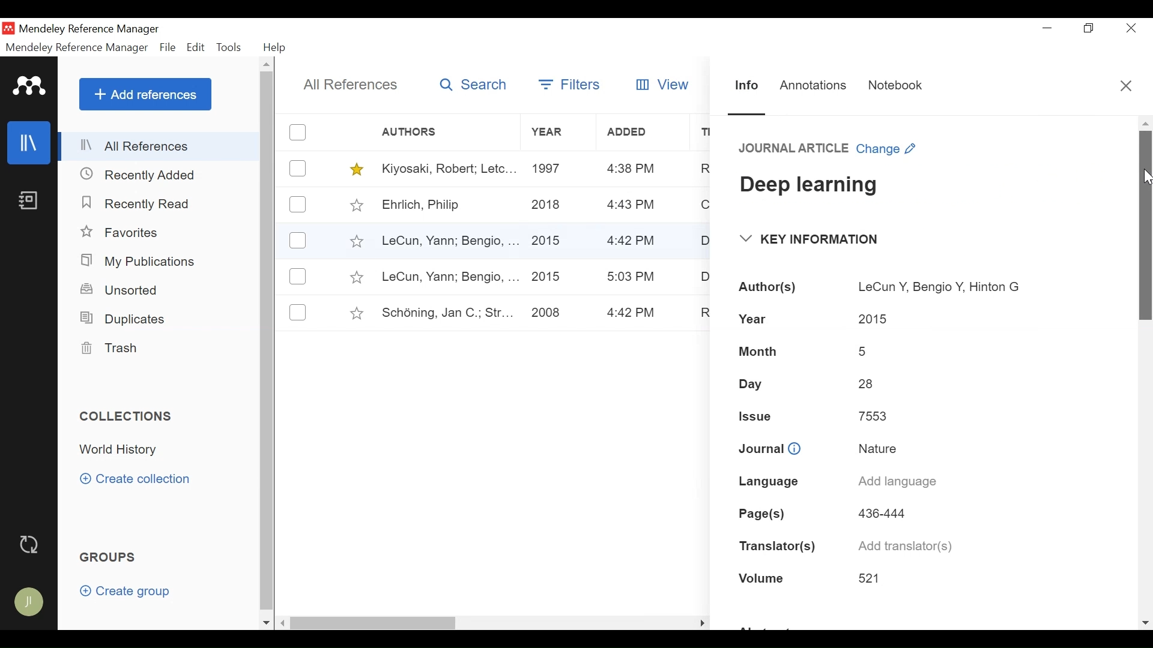 This screenshot has height=648, width=1153. I want to click on Toggle Favorites, so click(357, 169).